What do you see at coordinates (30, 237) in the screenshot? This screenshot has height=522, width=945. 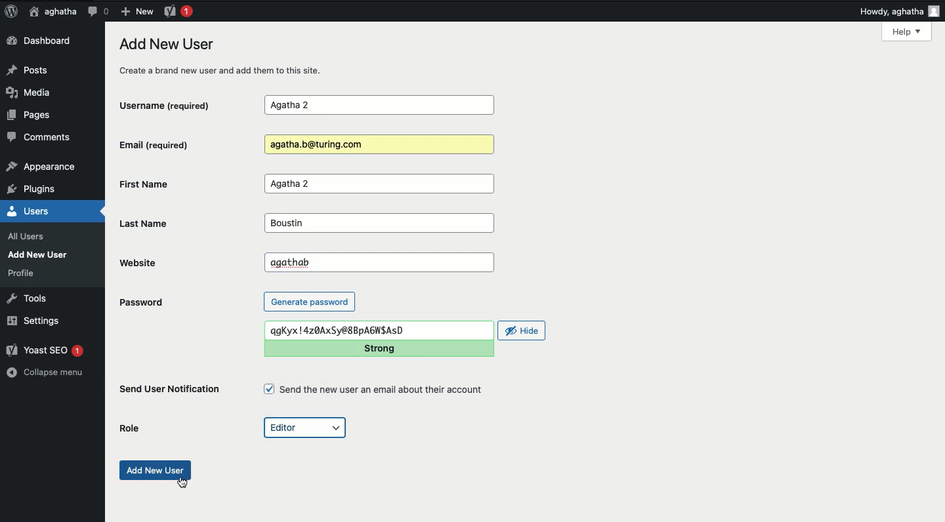 I see `all users` at bounding box center [30, 237].